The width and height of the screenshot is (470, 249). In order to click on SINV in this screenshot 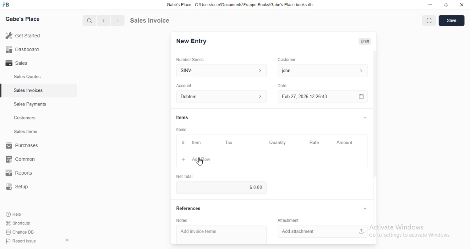, I will do `click(219, 71)`.